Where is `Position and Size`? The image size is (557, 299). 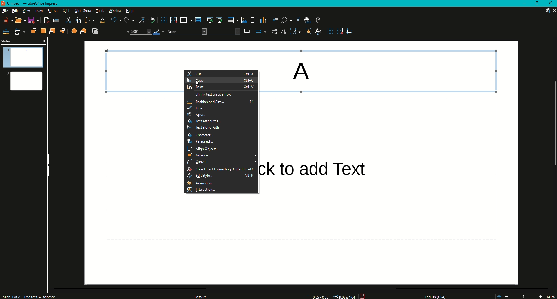
Position and Size is located at coordinates (222, 102).